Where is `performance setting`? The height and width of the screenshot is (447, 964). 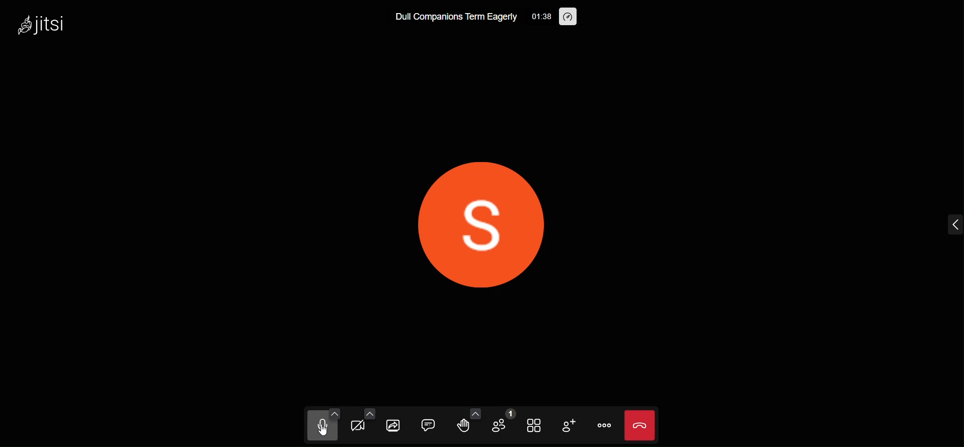
performance setting is located at coordinates (570, 18).